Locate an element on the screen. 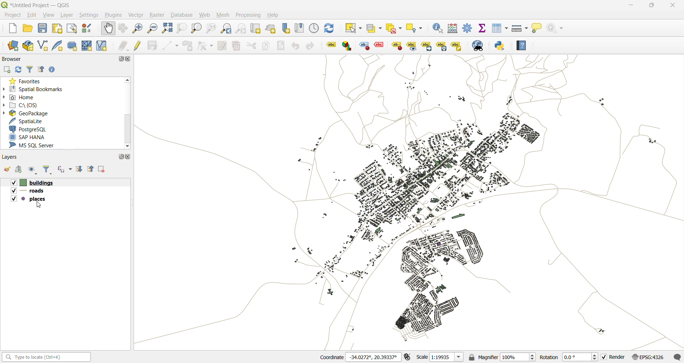 Image resolution: width=684 pixels, height=363 pixels. enable properties is located at coordinates (54, 70).